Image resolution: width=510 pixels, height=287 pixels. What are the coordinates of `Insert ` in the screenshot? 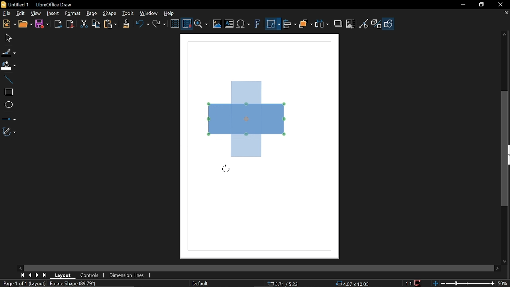 It's located at (53, 14).